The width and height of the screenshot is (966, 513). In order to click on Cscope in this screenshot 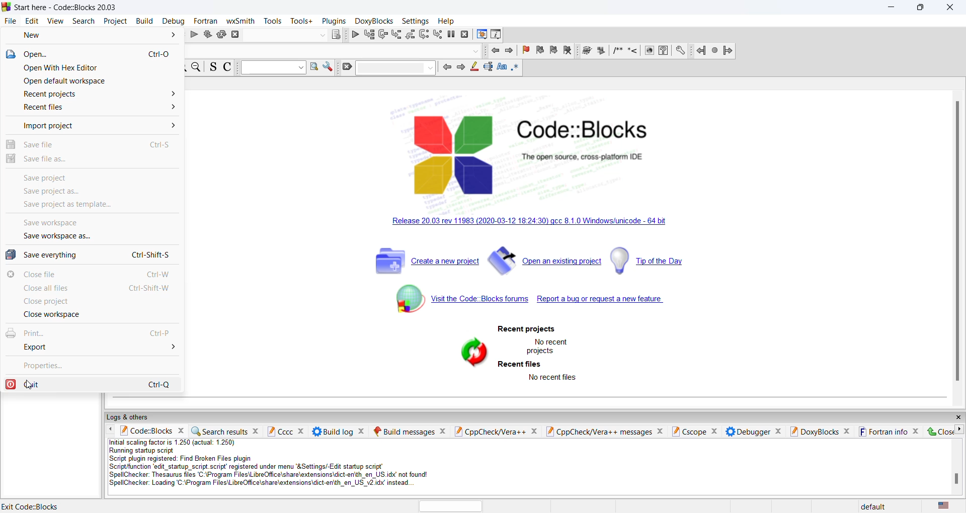, I will do `click(696, 431)`.